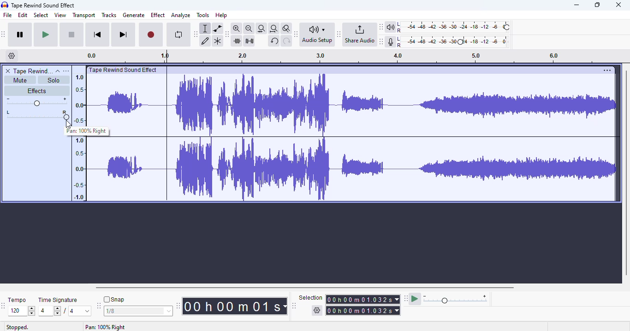  I want to click on enable looping, so click(179, 35).